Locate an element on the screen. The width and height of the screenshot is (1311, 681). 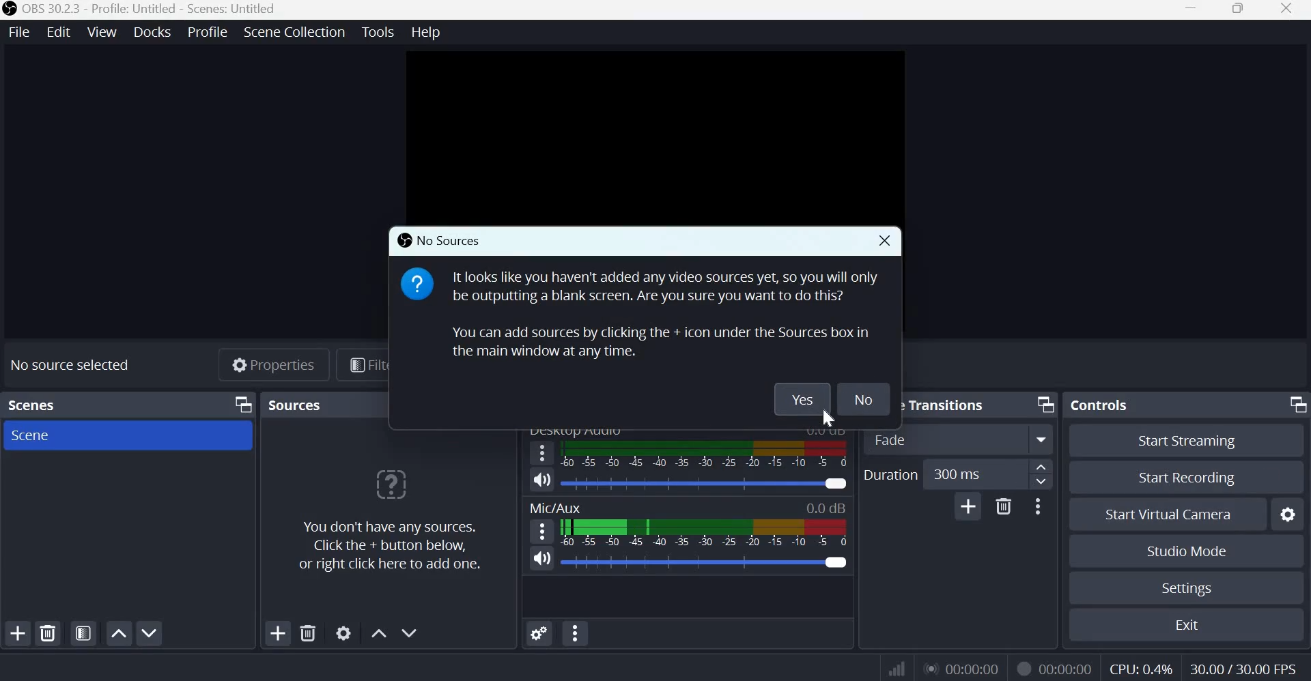
Recording Status Icon is located at coordinates (1022, 667).